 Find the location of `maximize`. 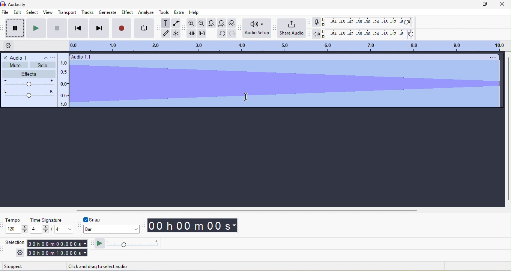

maximize is located at coordinates (487, 4).